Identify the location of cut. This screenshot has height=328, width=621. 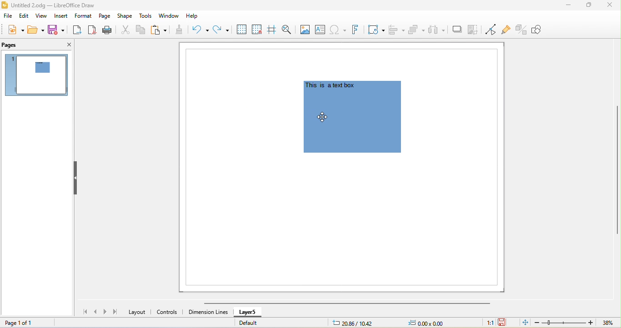
(125, 30).